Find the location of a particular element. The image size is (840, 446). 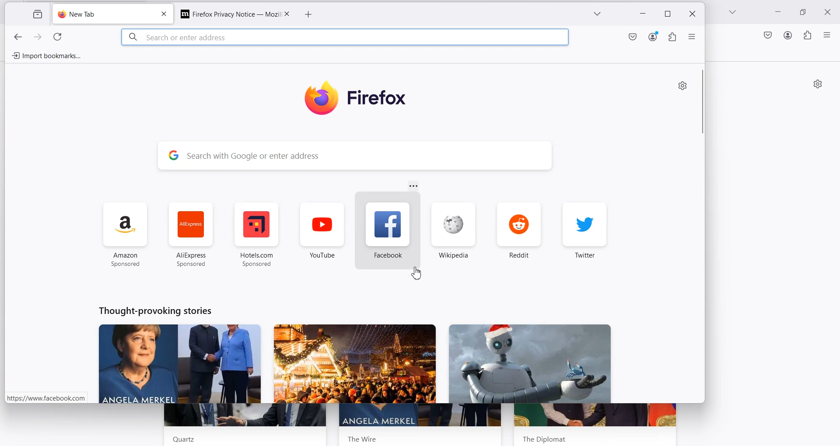

next page is located at coordinates (38, 38).